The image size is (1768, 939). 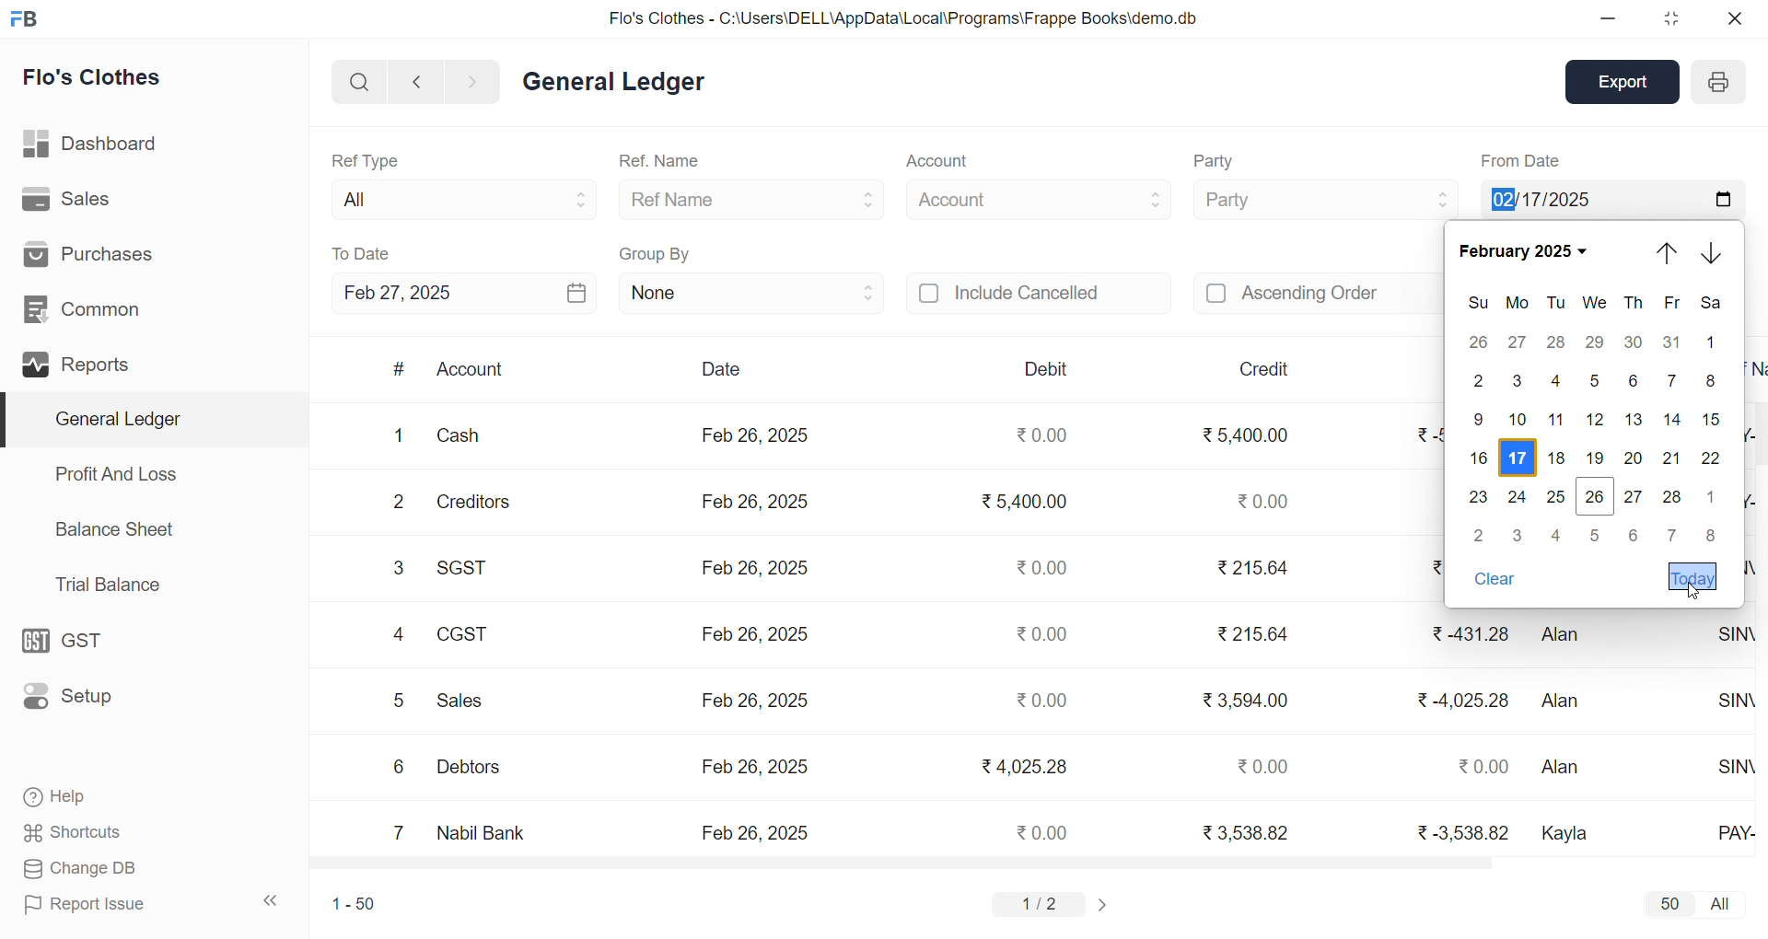 I want to click on Flo's Clothes, so click(x=93, y=77).